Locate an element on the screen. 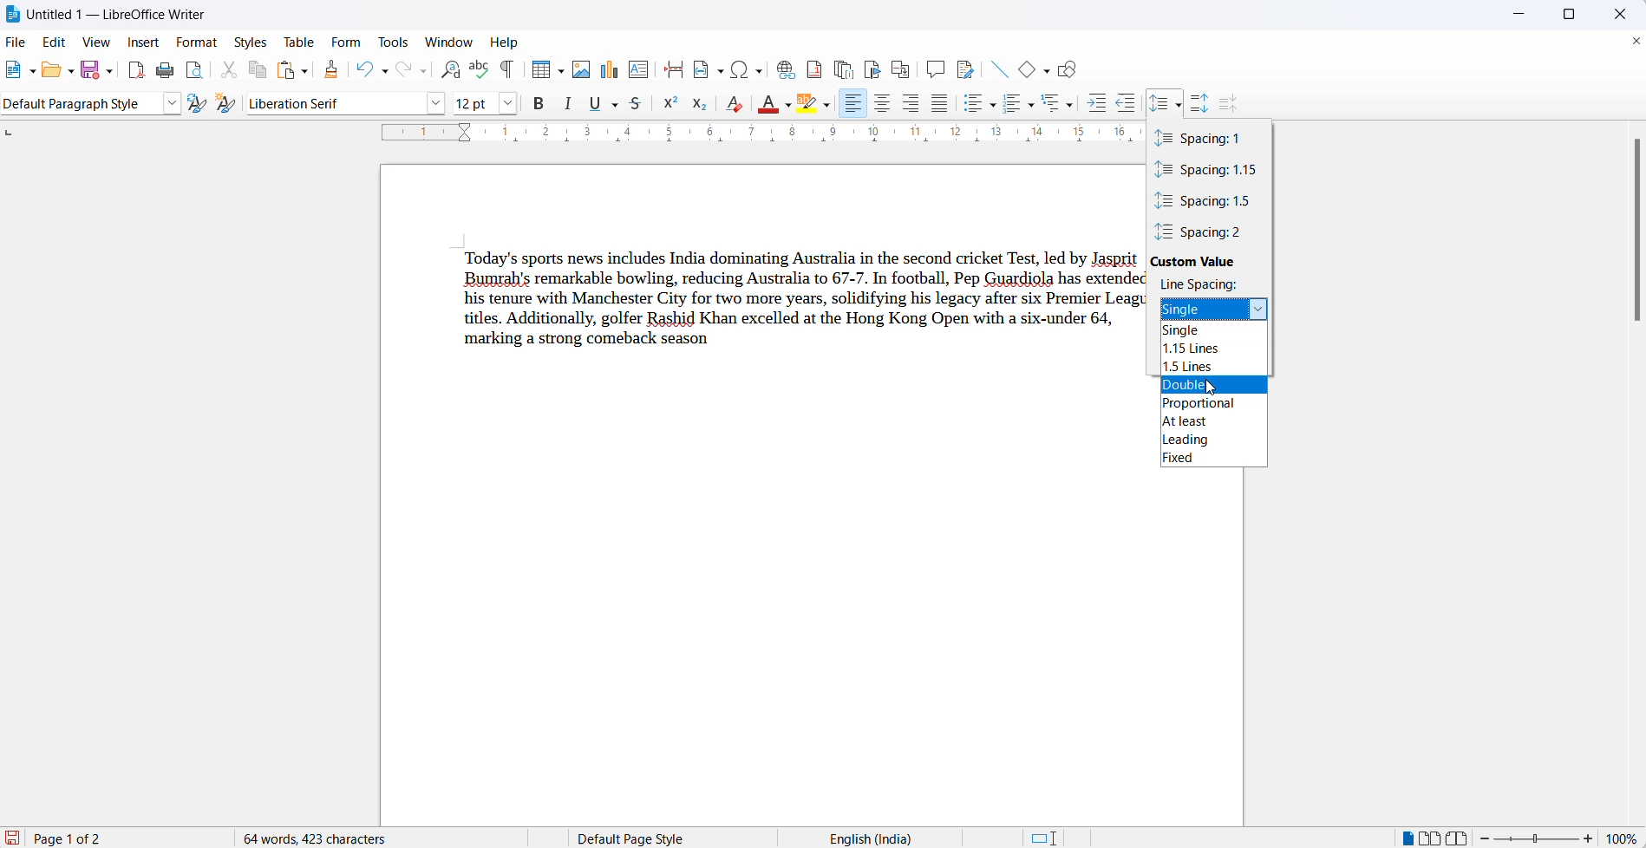 The width and height of the screenshot is (1646, 848). standard selection is located at coordinates (1044, 837).